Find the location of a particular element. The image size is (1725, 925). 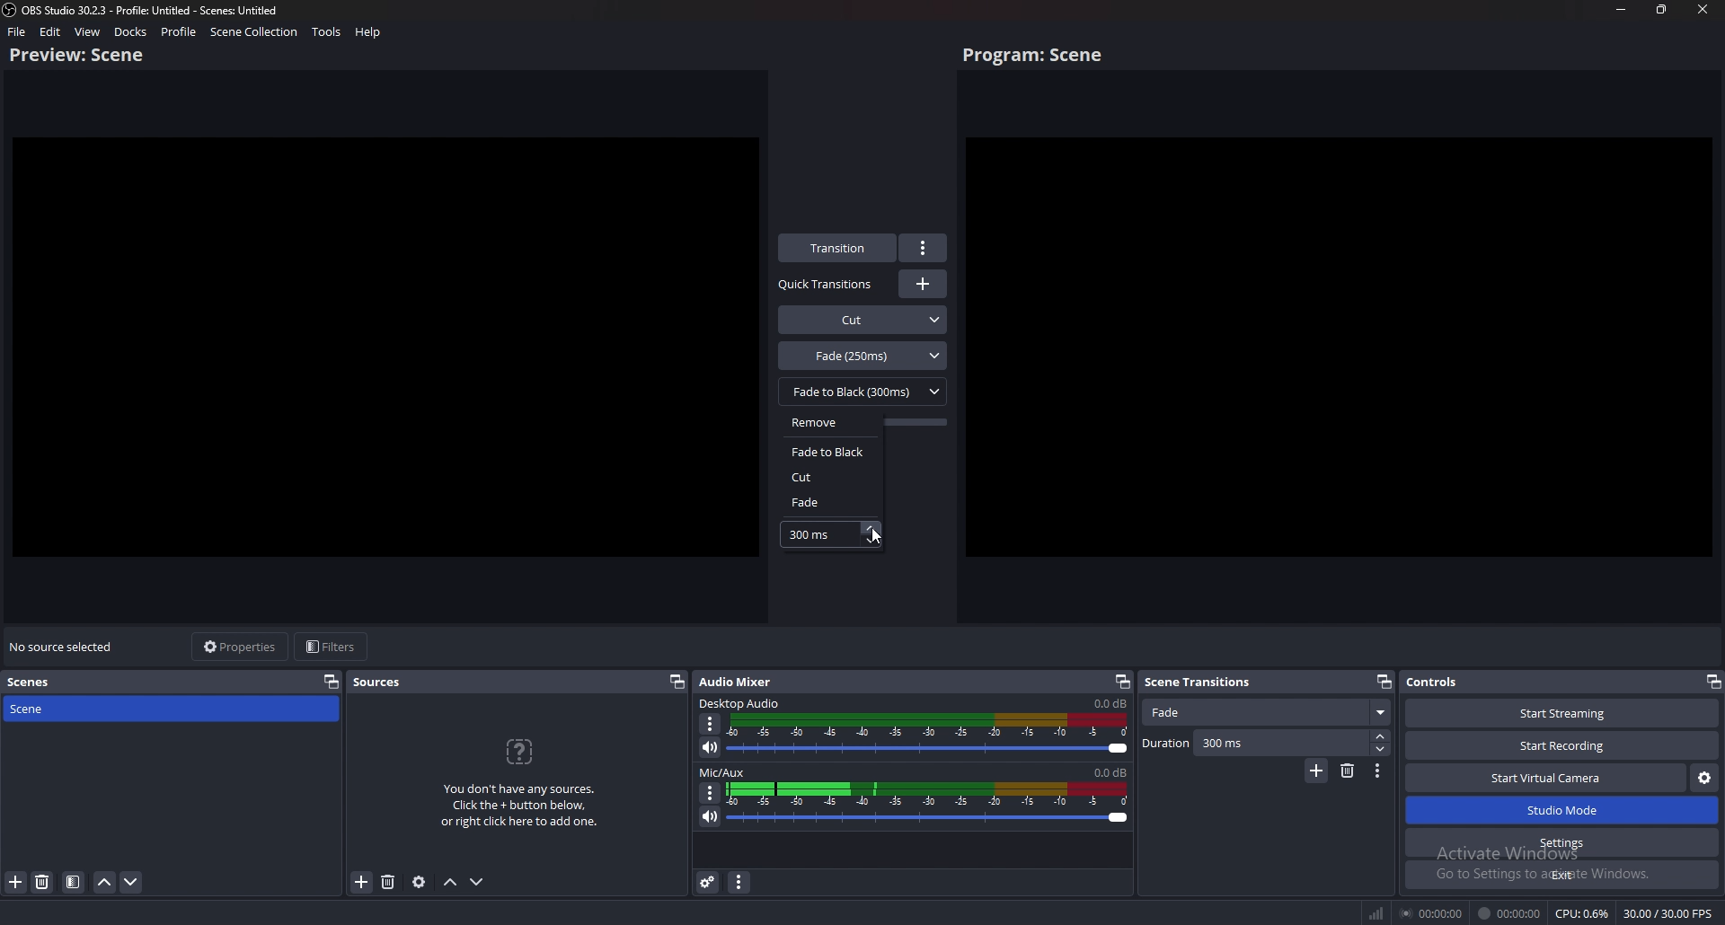

Desktop audio is located at coordinates (1109, 703).